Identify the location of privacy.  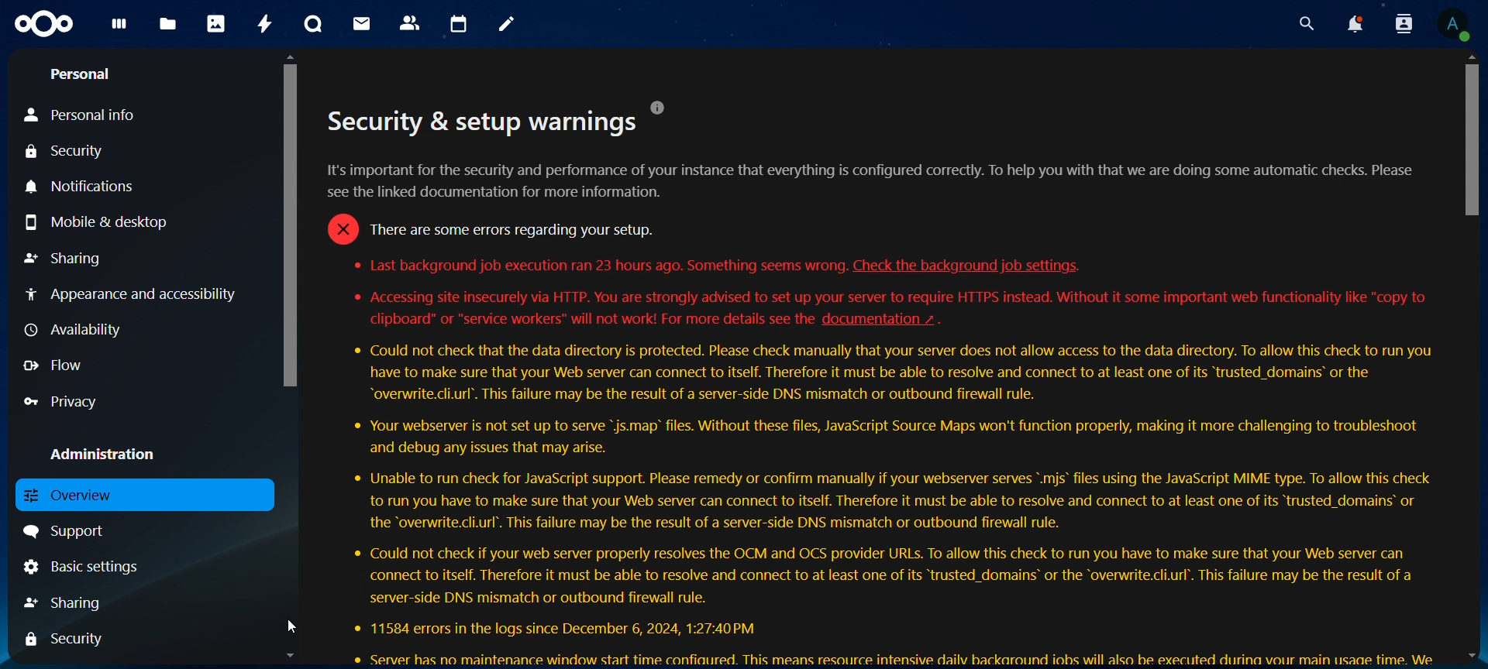
(63, 403).